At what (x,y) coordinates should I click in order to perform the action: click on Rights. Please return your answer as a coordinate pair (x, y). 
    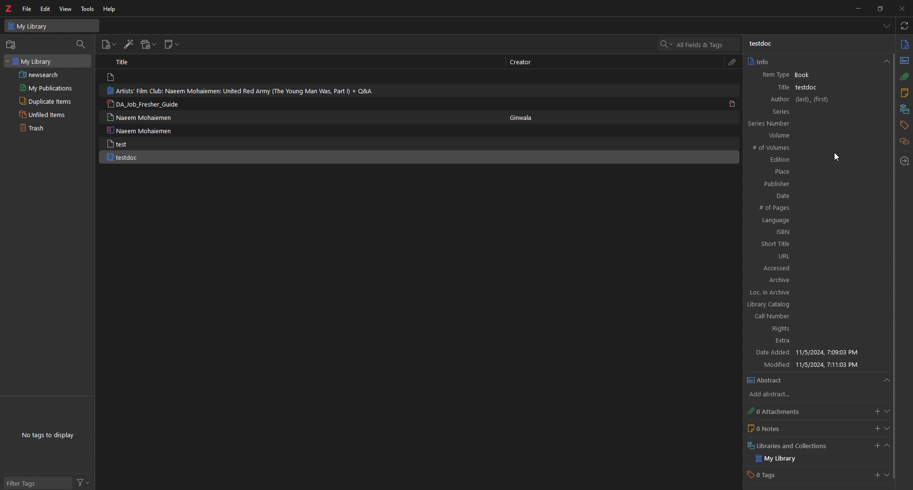
    Looking at the image, I should click on (781, 329).